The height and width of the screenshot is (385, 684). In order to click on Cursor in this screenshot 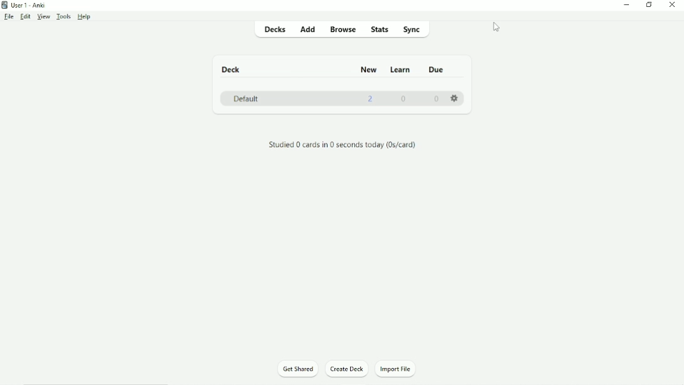, I will do `click(498, 28)`.